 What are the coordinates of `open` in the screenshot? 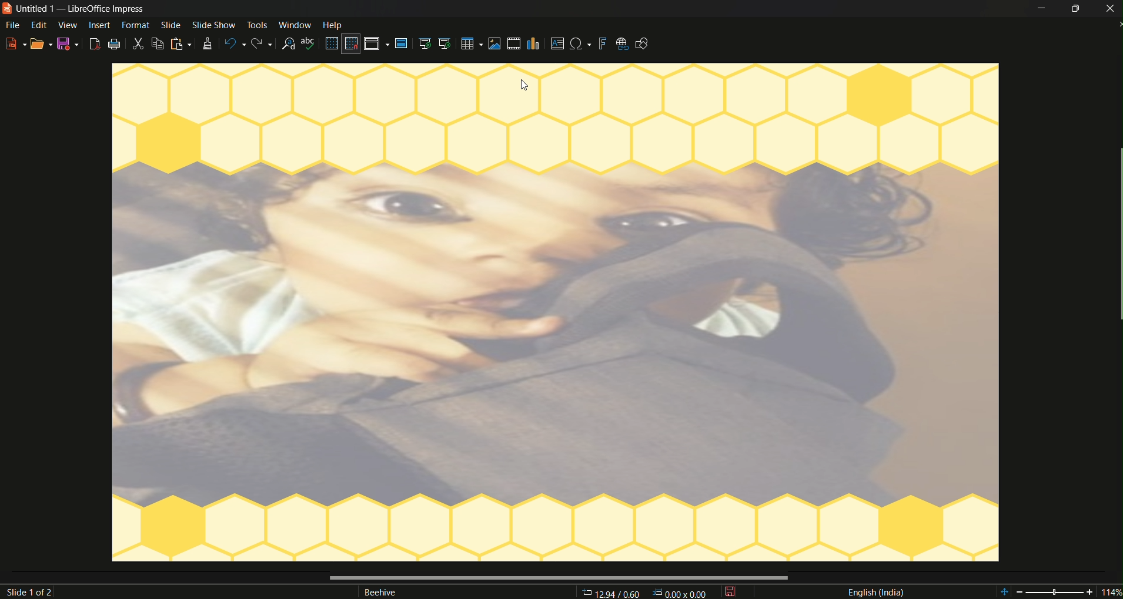 It's located at (42, 44).